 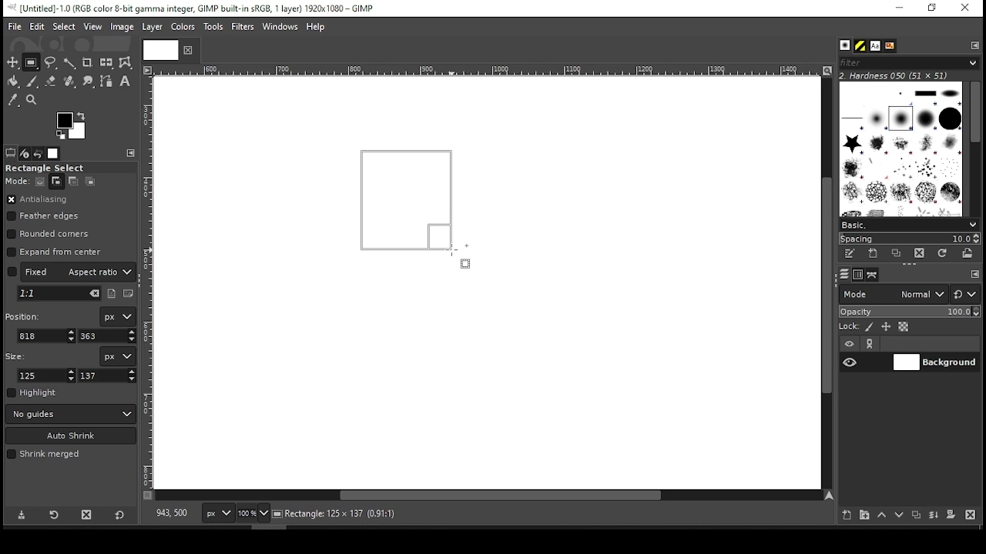 What do you see at coordinates (58, 168) in the screenshot?
I see `rectangle select` at bounding box center [58, 168].